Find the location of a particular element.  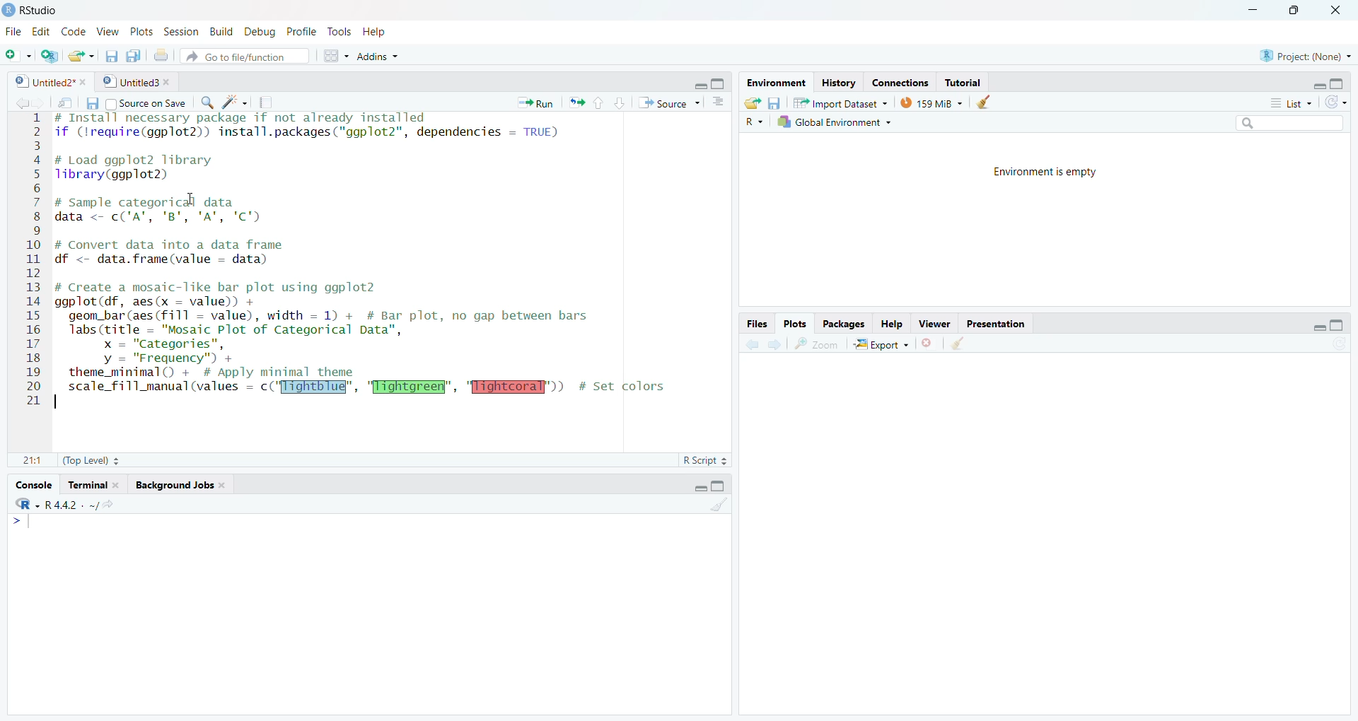

Tutorial is located at coordinates (961, 83).